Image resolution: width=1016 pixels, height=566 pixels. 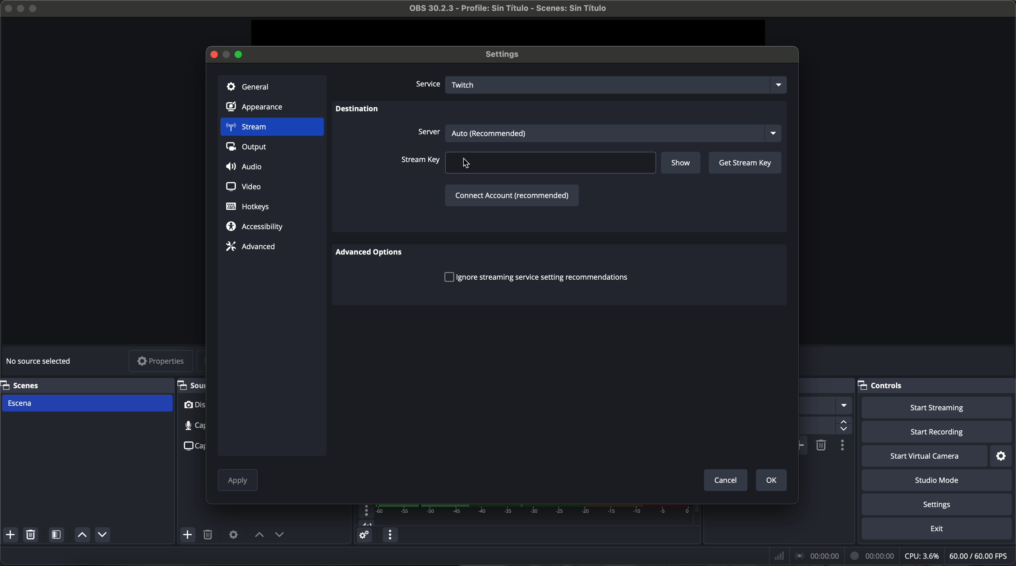 I want to click on data, so click(x=890, y=556).